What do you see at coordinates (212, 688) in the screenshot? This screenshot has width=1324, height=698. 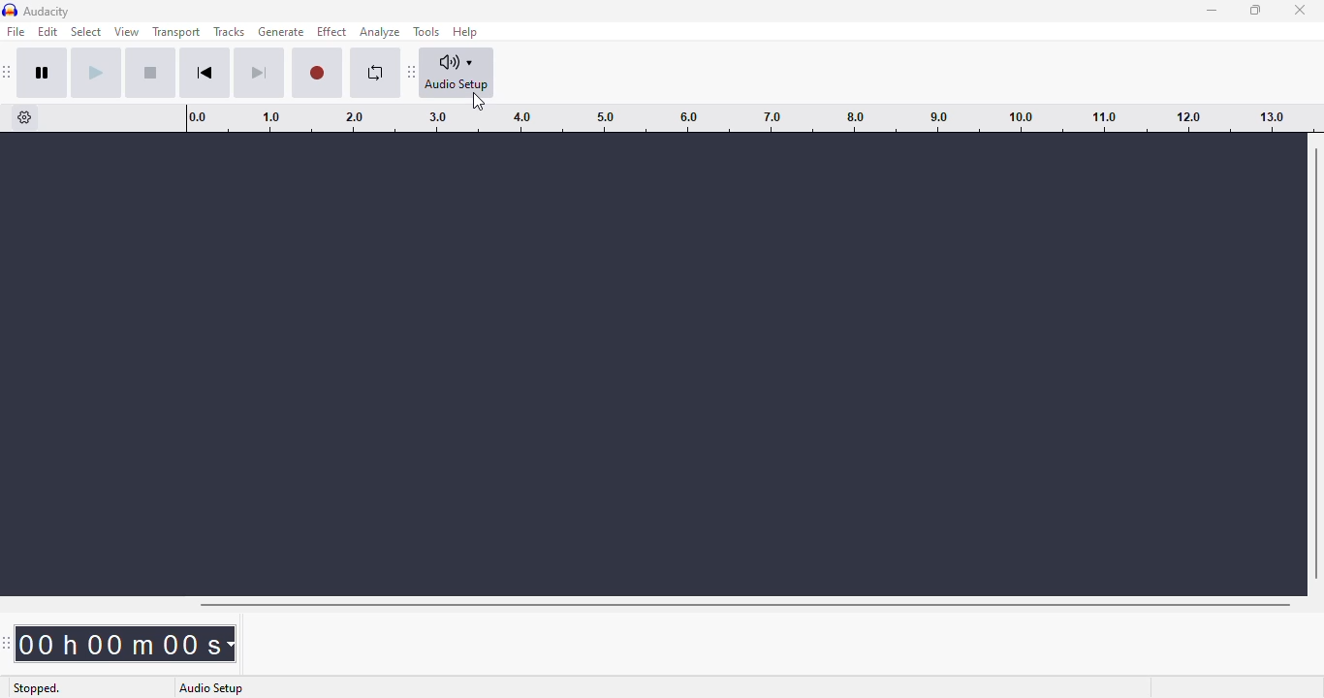 I see `audio setup` at bounding box center [212, 688].